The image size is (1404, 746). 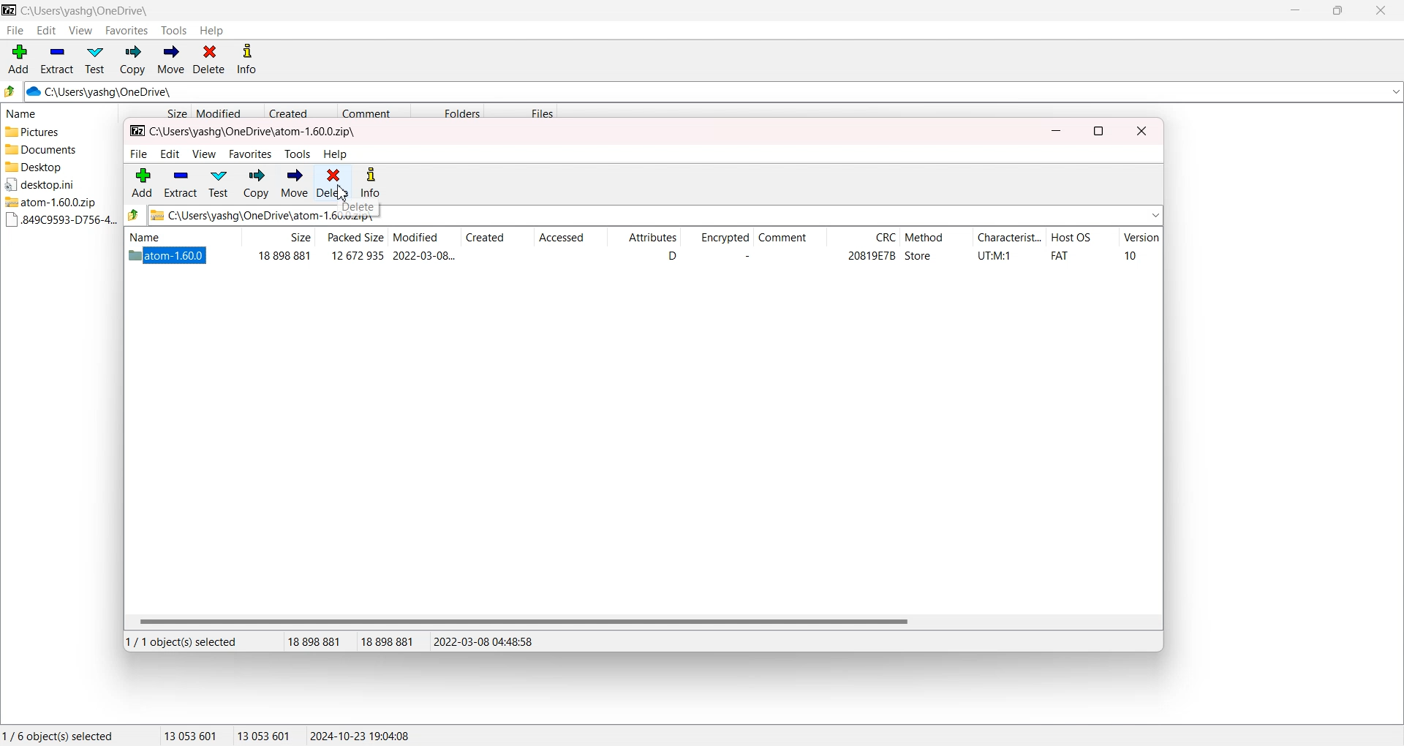 What do you see at coordinates (244, 132) in the screenshot?
I see `File path - C:\Users\yashg\OneDrive\atom-1.60.0.zip\` at bounding box center [244, 132].